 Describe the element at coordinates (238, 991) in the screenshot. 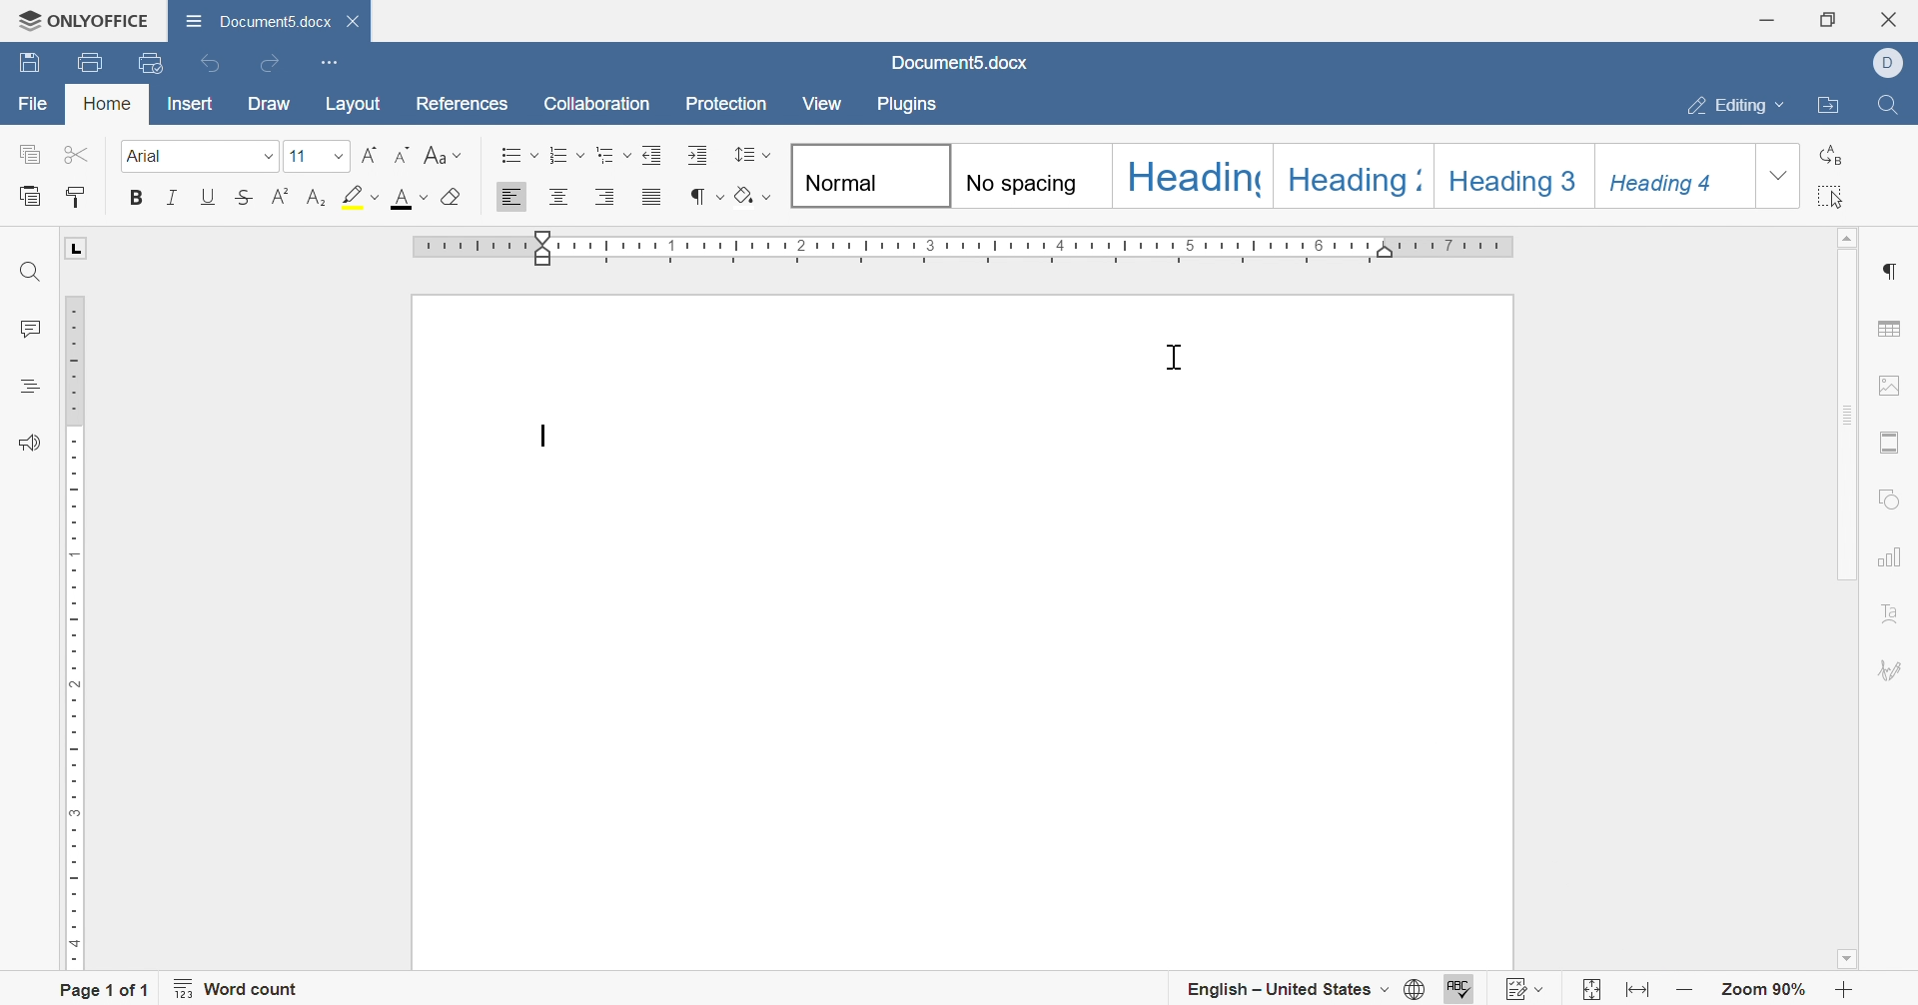

I see `word count` at that location.